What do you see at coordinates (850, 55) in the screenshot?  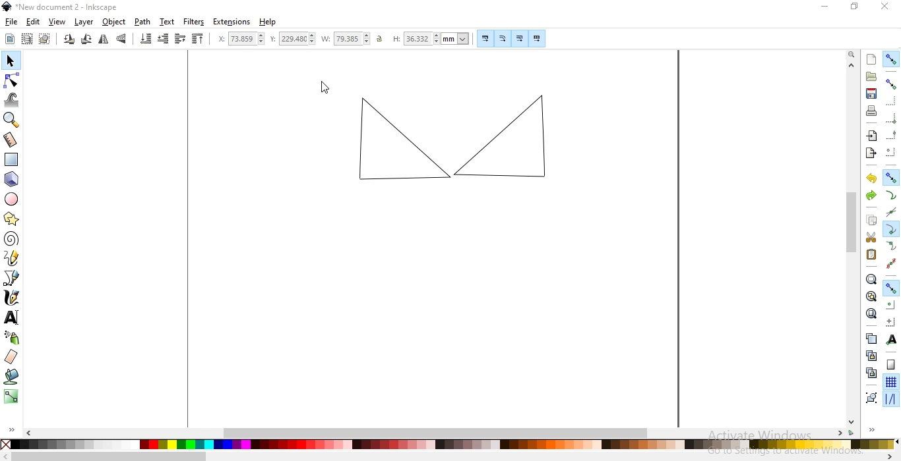 I see `zoom` at bounding box center [850, 55].